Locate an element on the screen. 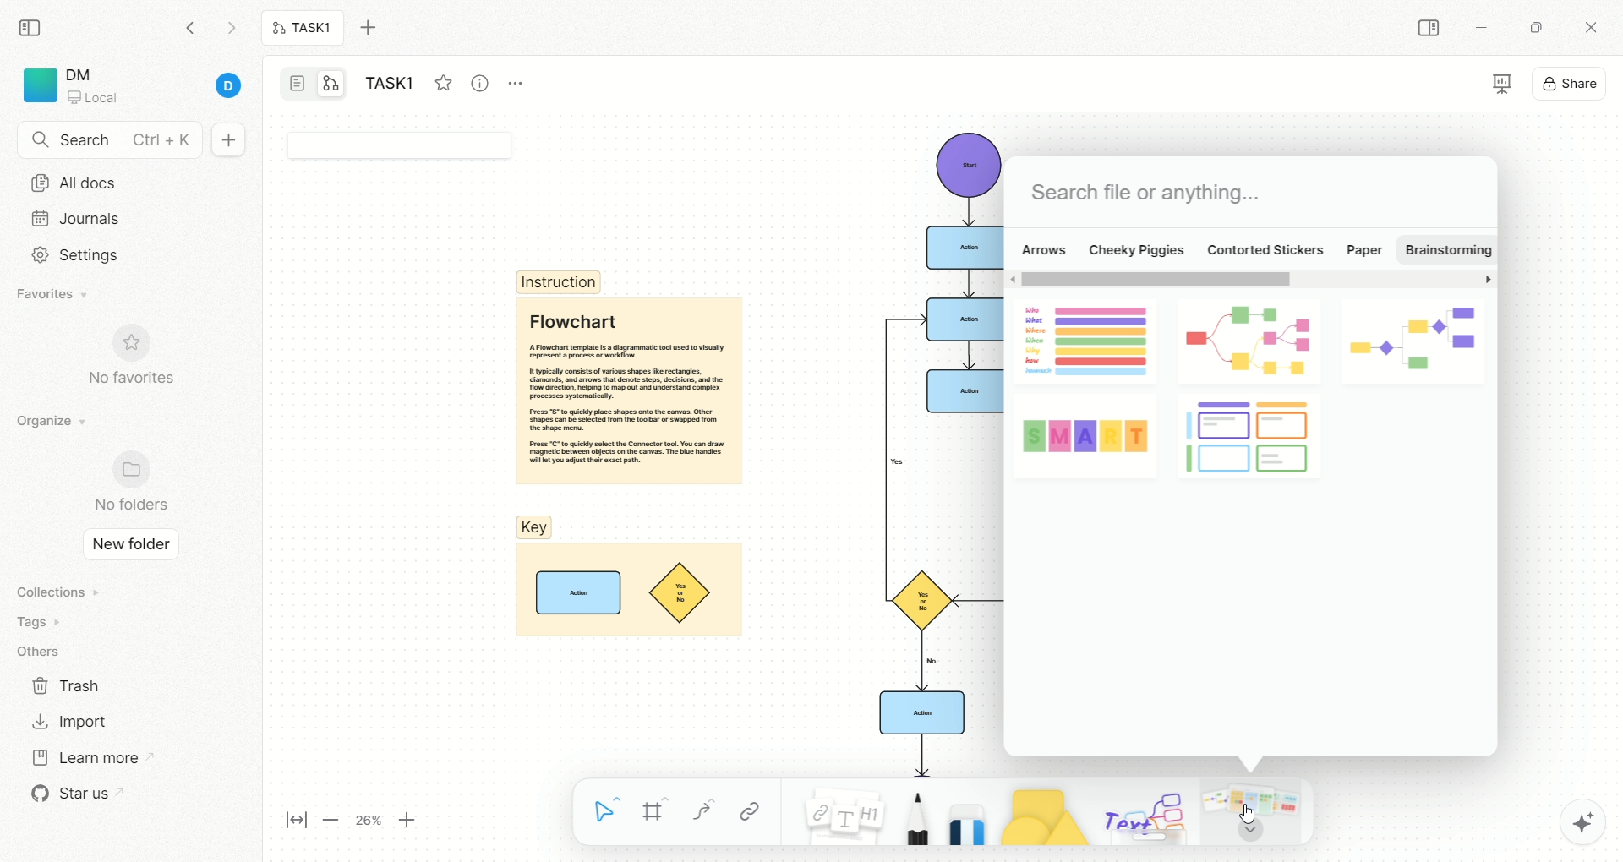 This screenshot has width=1623, height=862. journals is located at coordinates (79, 218).